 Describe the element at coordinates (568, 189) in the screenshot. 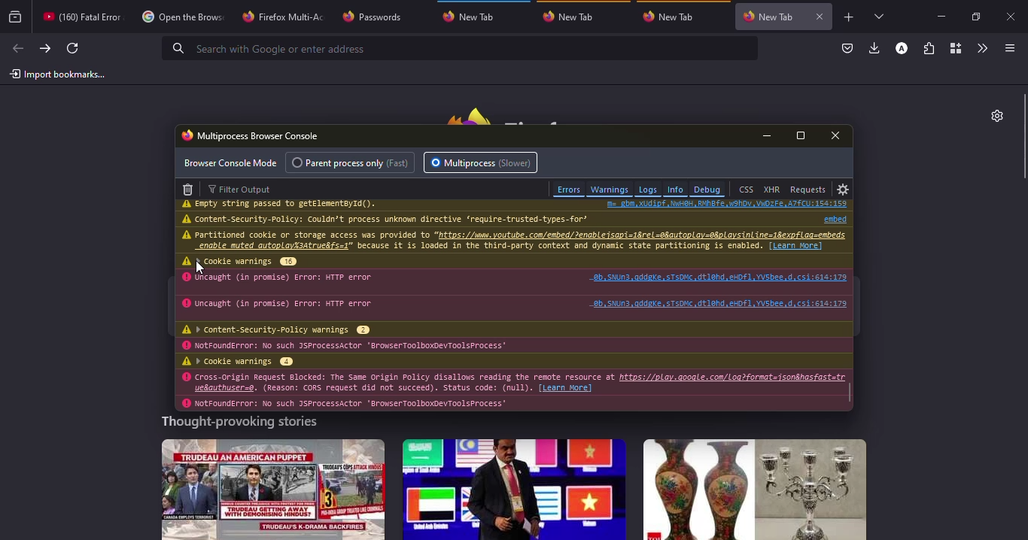

I see `errors` at that location.